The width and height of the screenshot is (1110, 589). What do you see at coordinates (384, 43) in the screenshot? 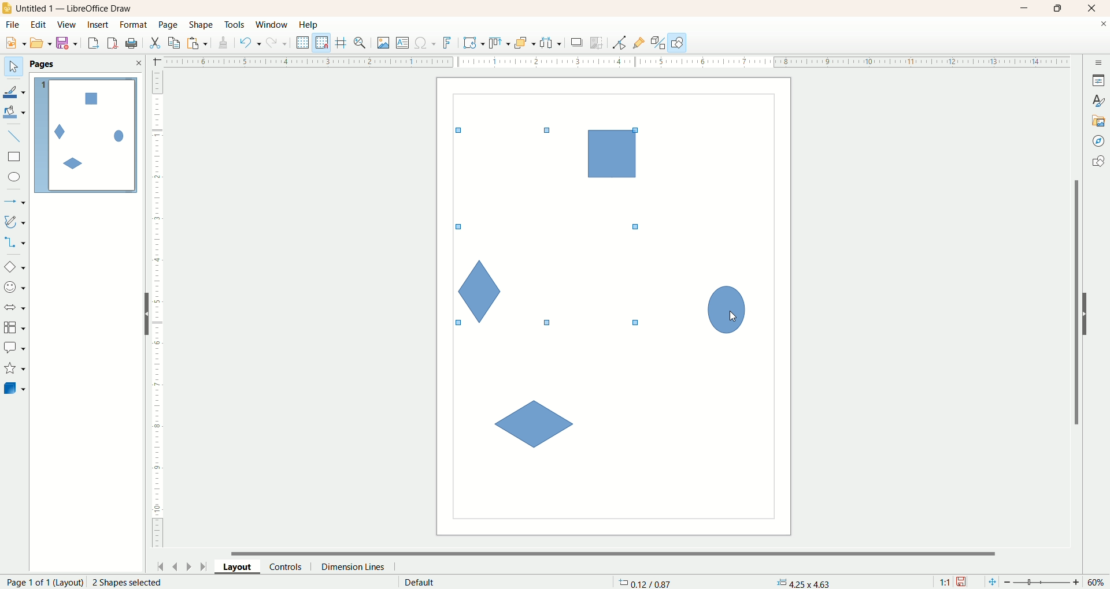
I see `insert image` at bounding box center [384, 43].